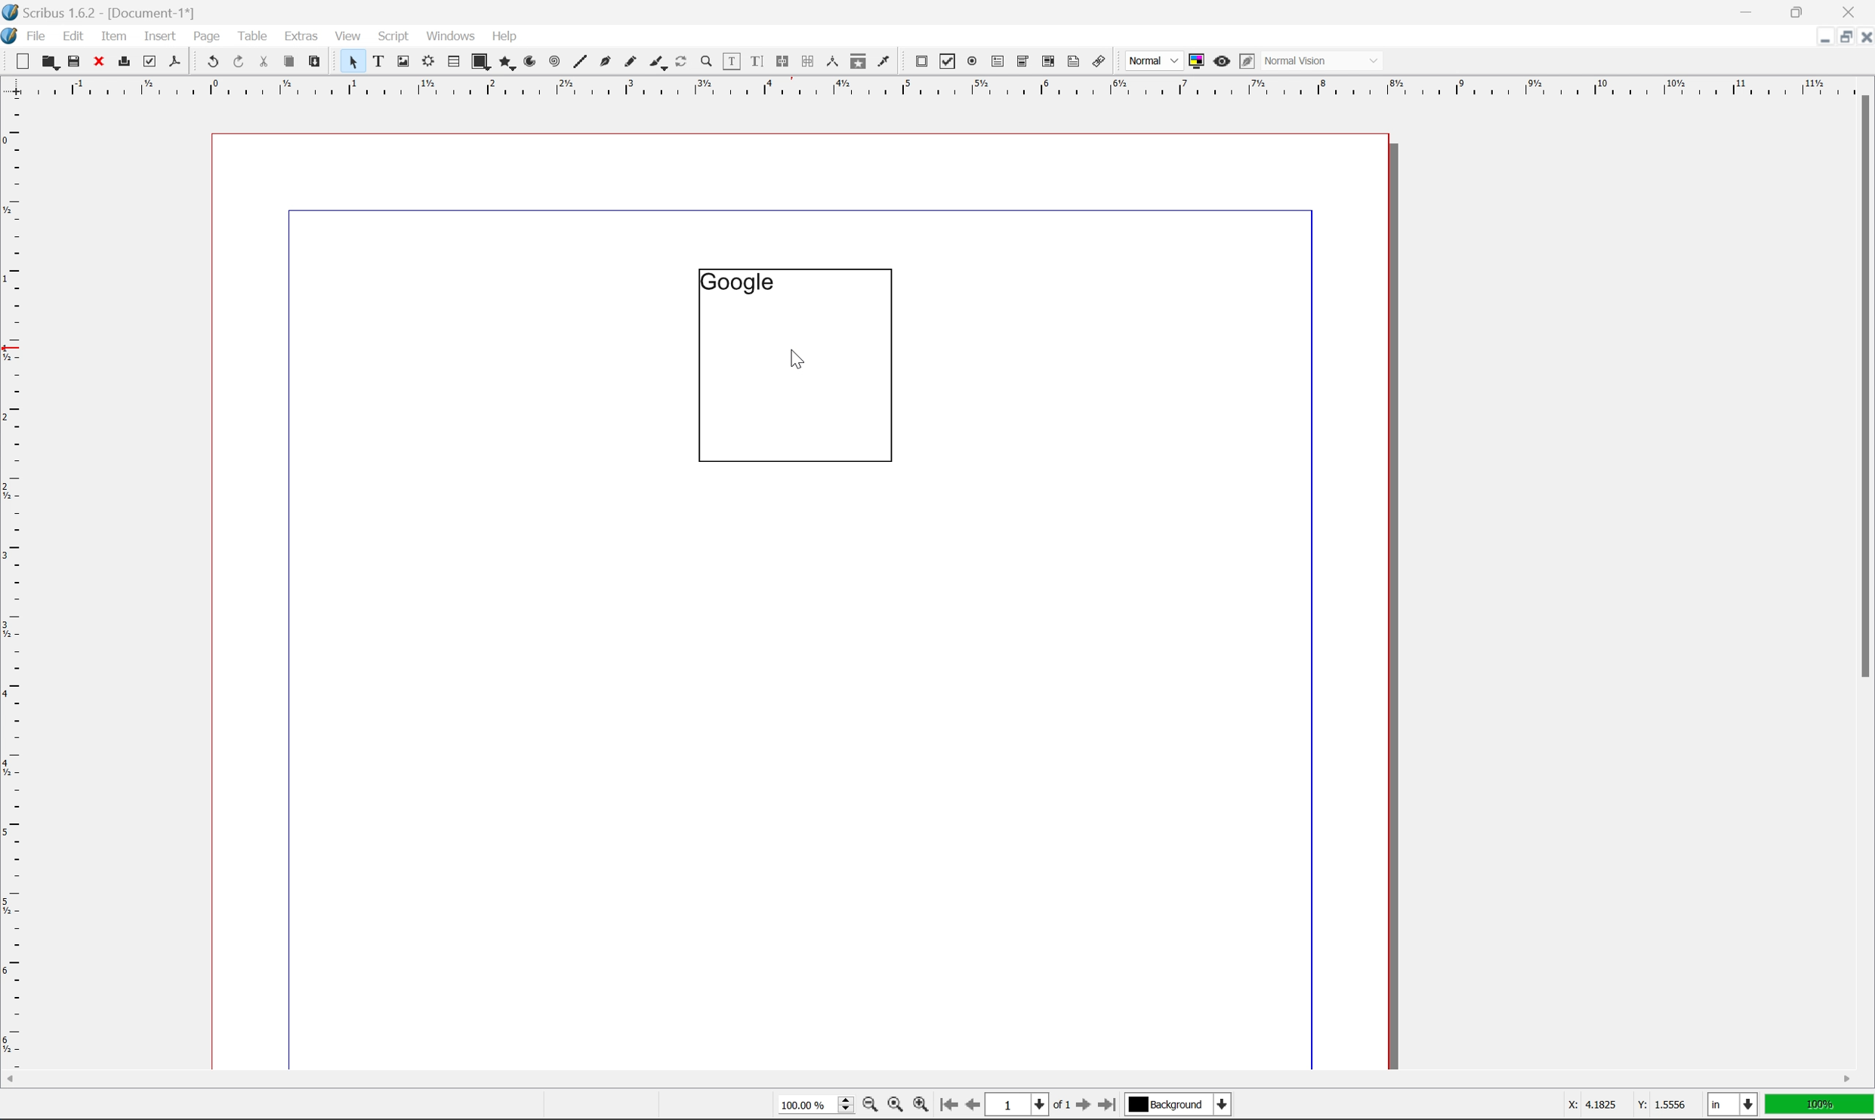 Image resolution: width=1875 pixels, height=1120 pixels. Describe the element at coordinates (736, 282) in the screenshot. I see `google` at that location.